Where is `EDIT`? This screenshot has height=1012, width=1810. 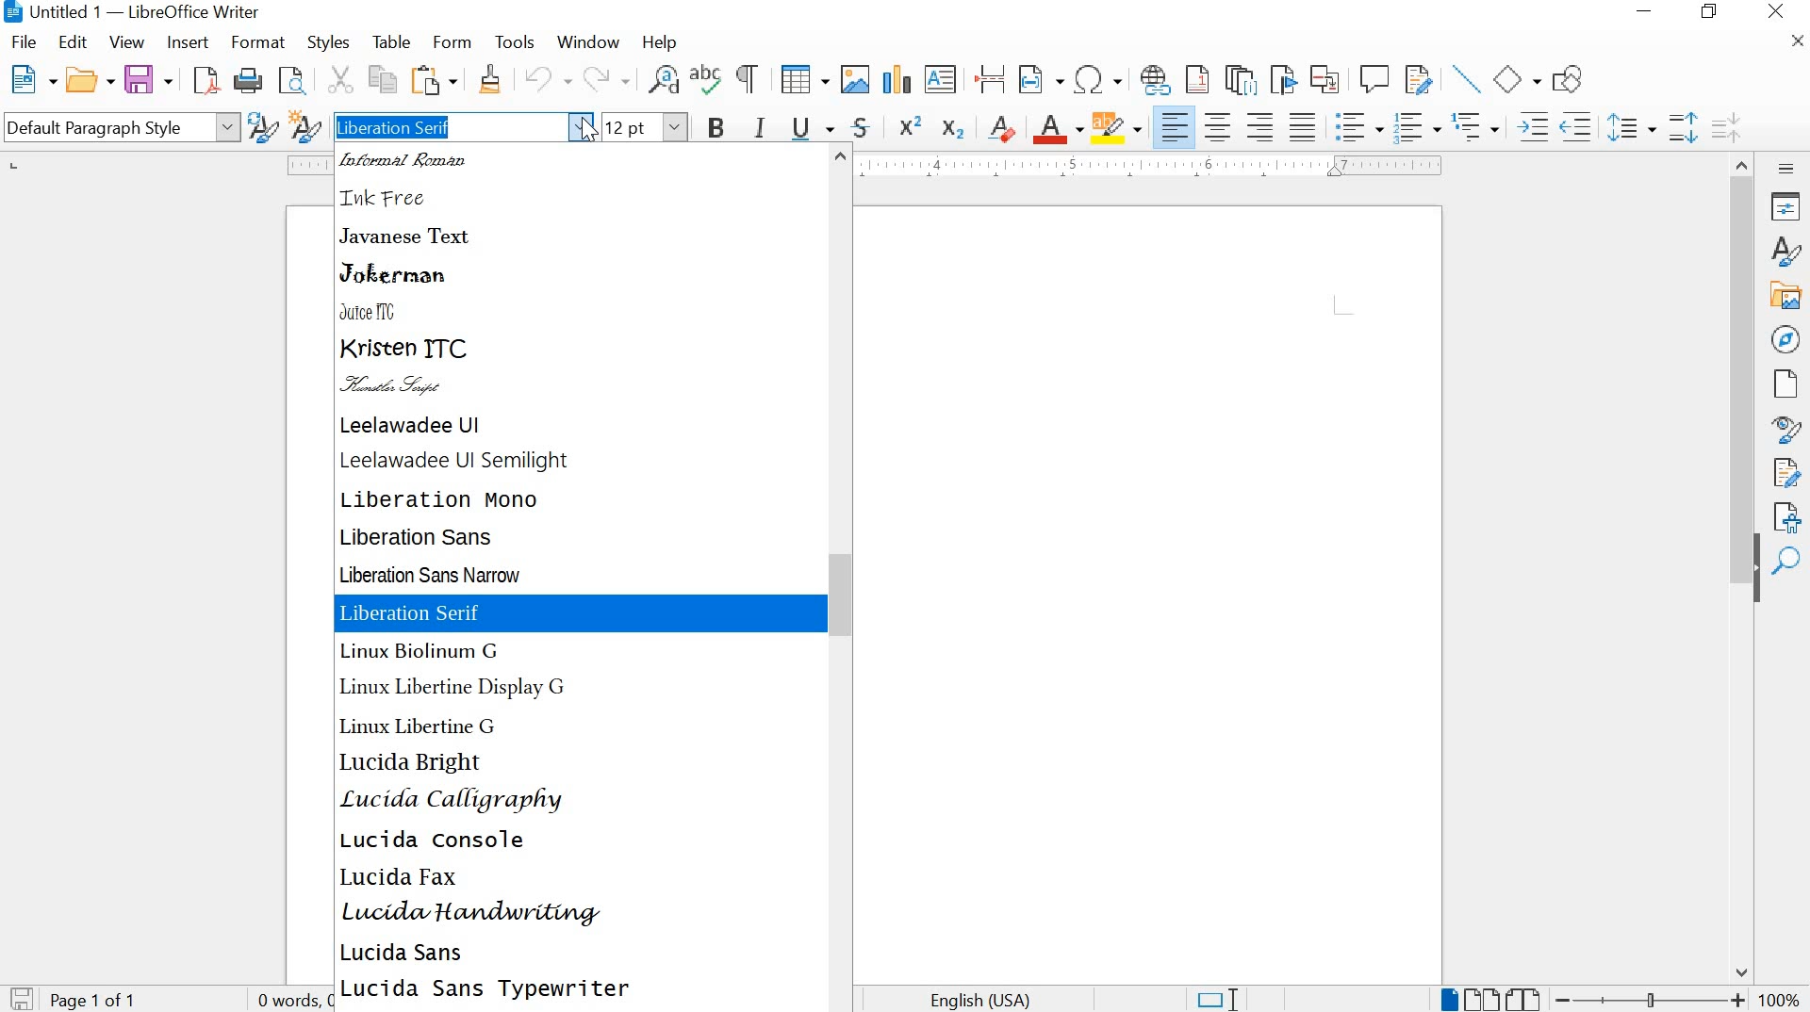
EDIT is located at coordinates (73, 45).